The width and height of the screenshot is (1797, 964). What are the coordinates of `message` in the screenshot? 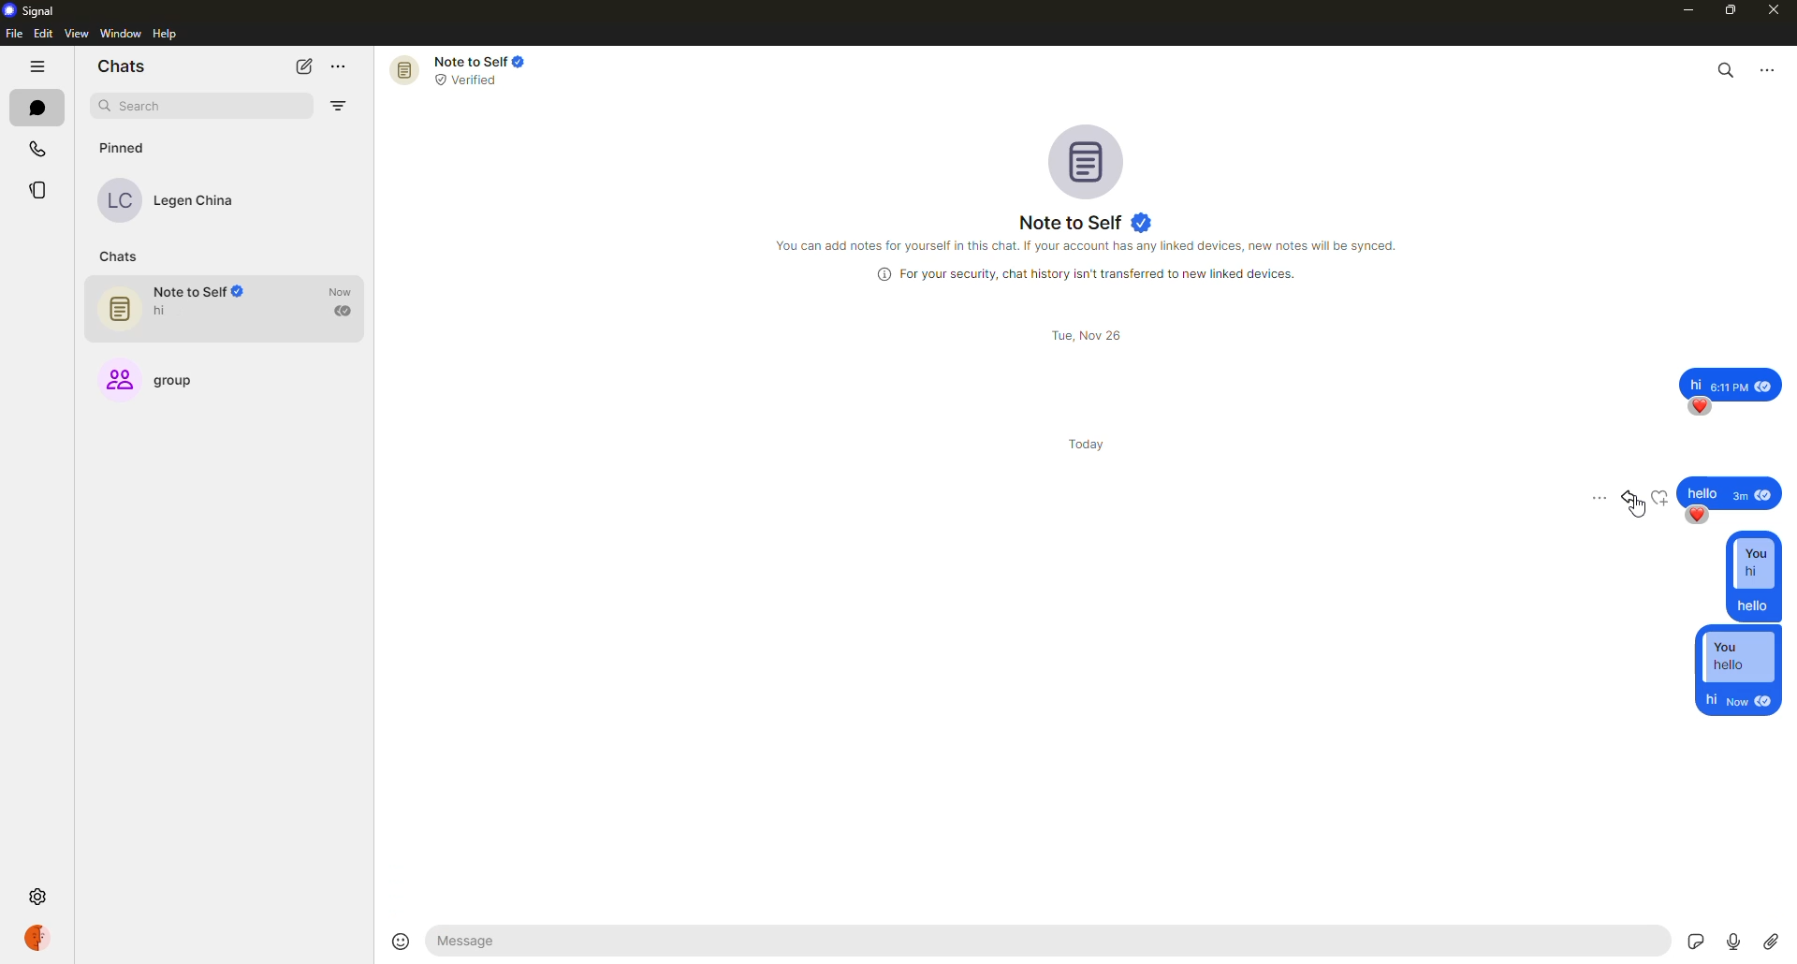 It's located at (1731, 382).